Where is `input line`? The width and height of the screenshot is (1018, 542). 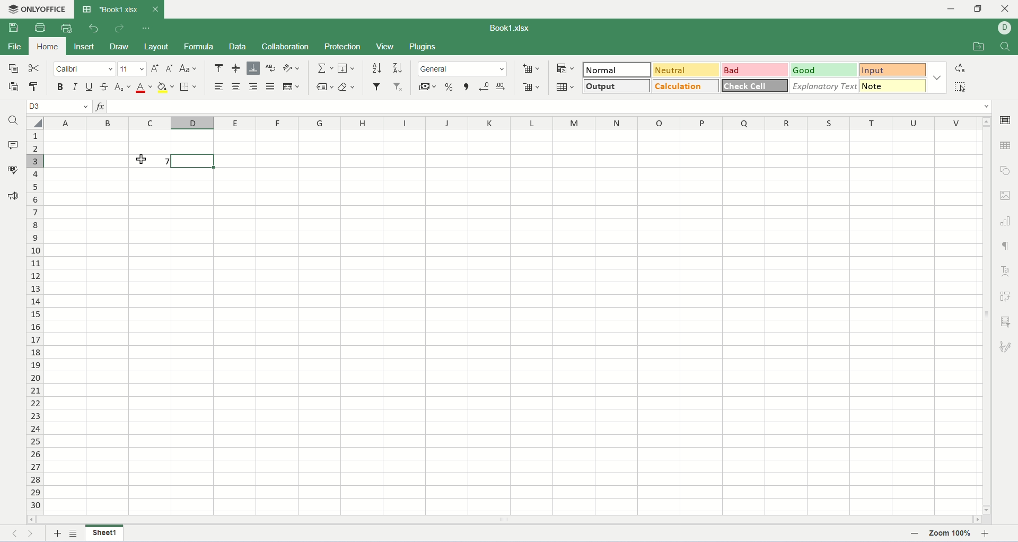 input line is located at coordinates (550, 106).